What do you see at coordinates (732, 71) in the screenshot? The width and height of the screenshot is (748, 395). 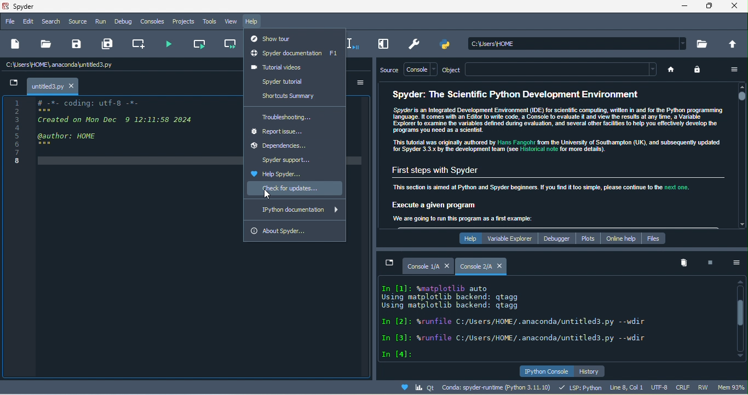 I see `option` at bounding box center [732, 71].